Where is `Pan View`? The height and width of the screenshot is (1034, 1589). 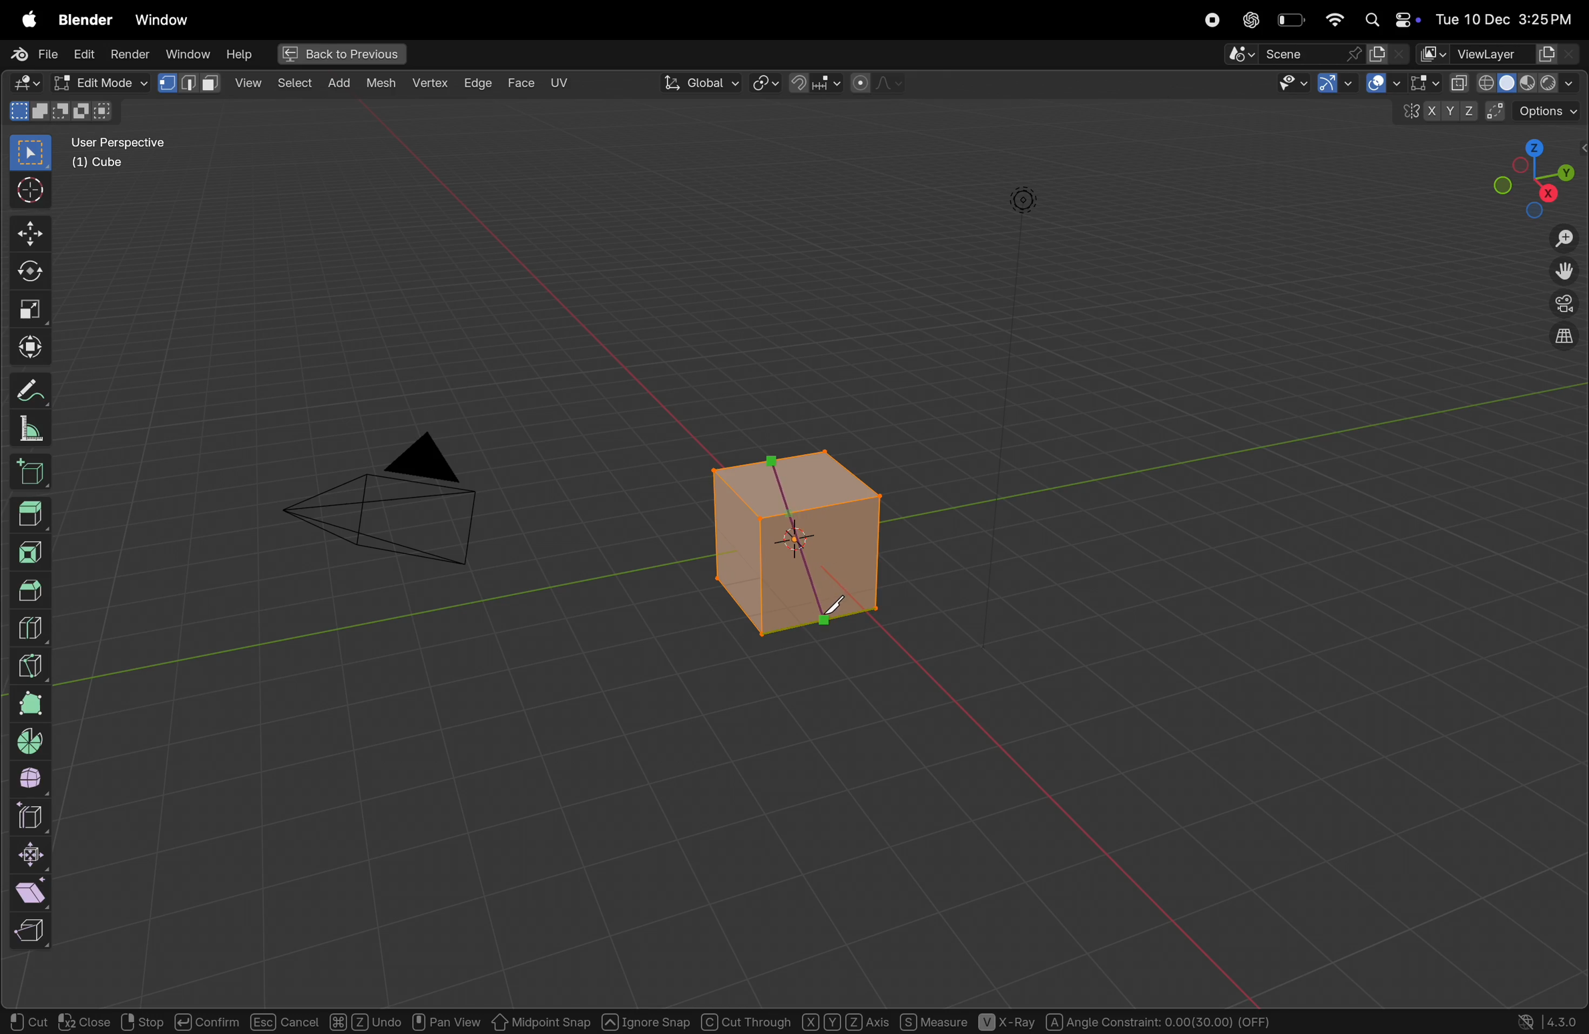 Pan View is located at coordinates (446, 1020).